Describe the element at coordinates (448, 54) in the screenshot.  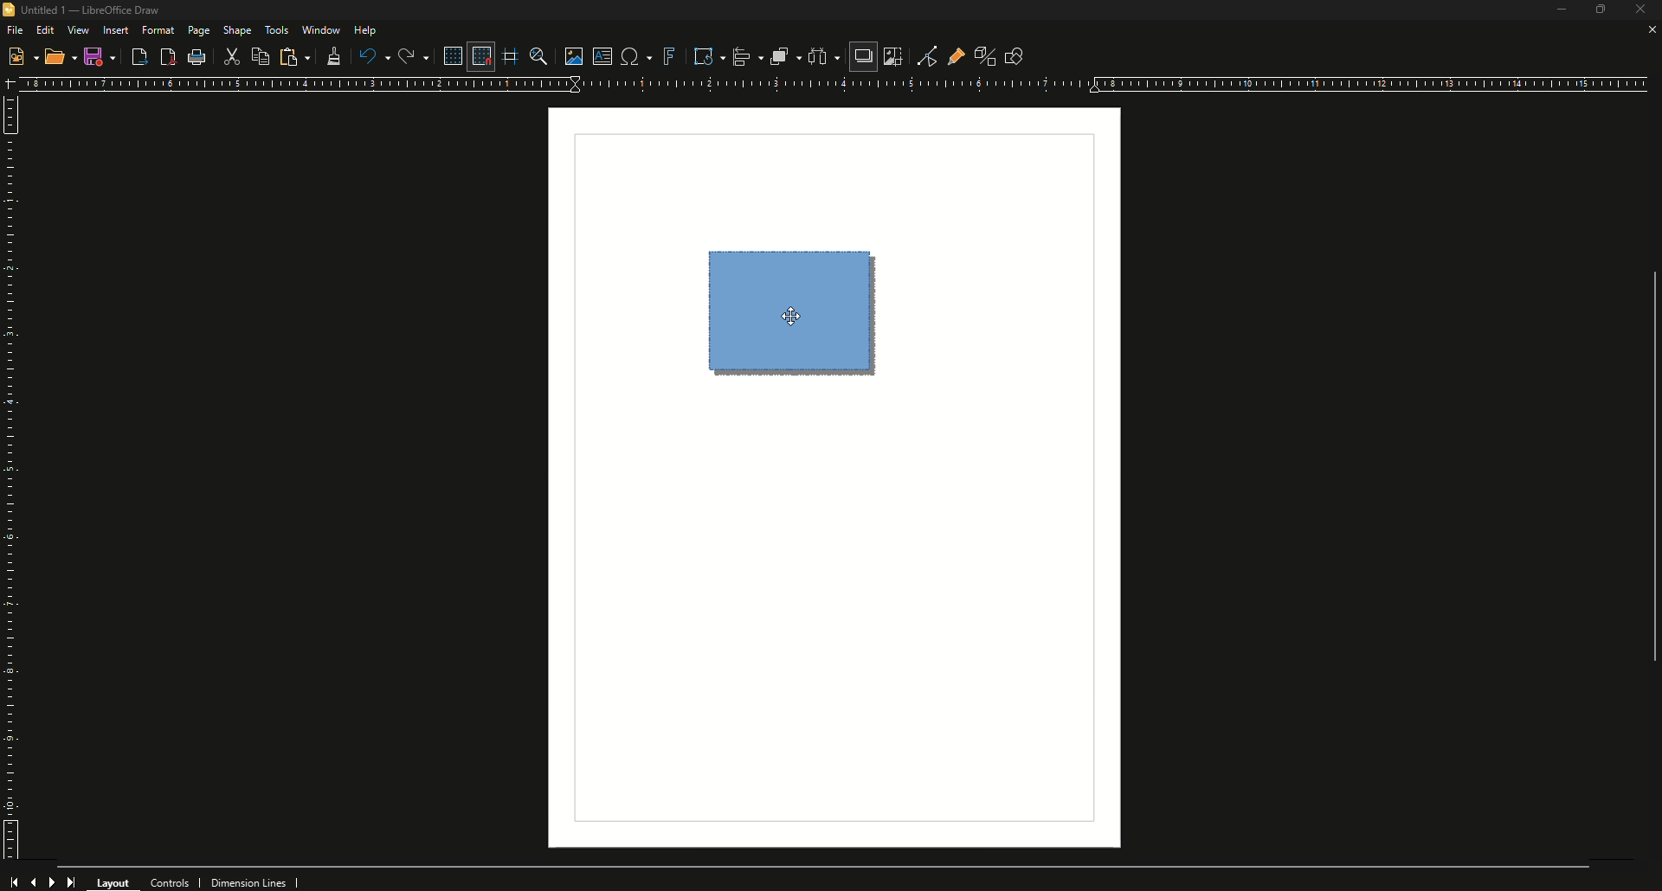
I see `Display Grid` at that location.